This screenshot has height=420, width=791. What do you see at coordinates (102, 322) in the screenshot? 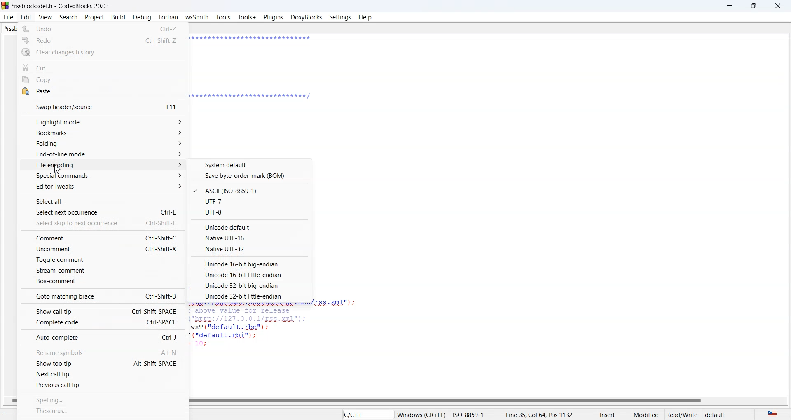
I see `Complete code` at bounding box center [102, 322].